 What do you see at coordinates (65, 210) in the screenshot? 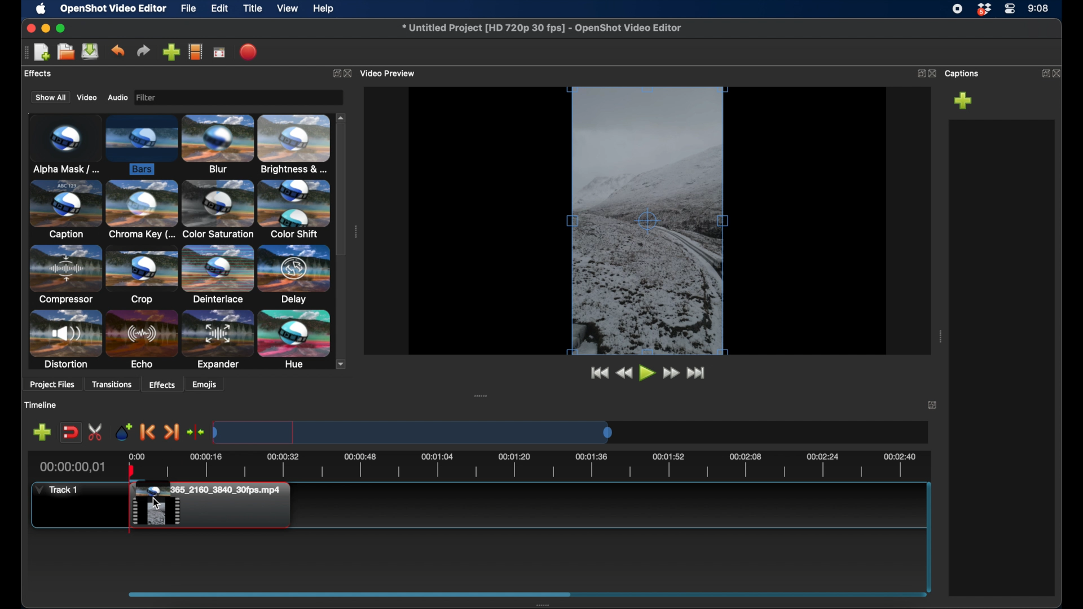
I see `caption` at bounding box center [65, 210].